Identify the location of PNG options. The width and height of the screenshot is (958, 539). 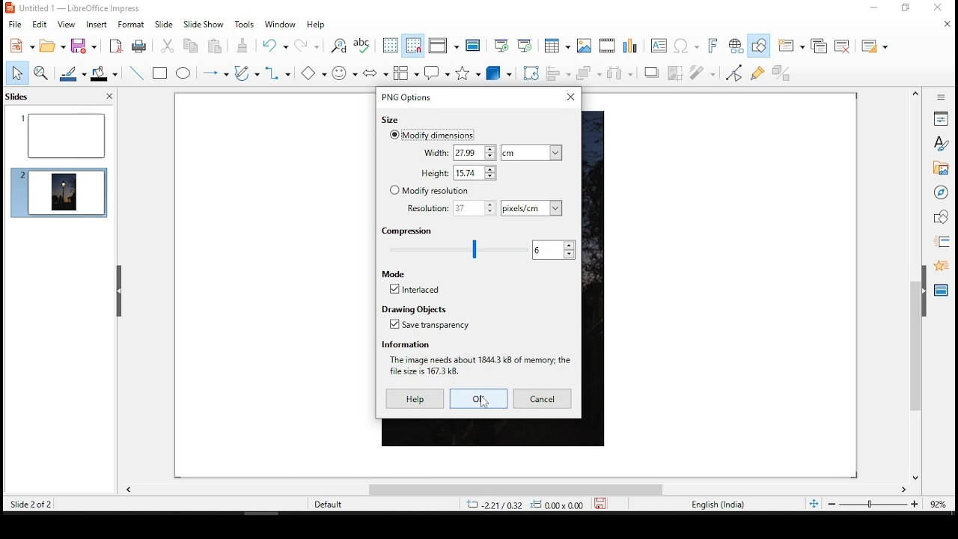
(406, 97).